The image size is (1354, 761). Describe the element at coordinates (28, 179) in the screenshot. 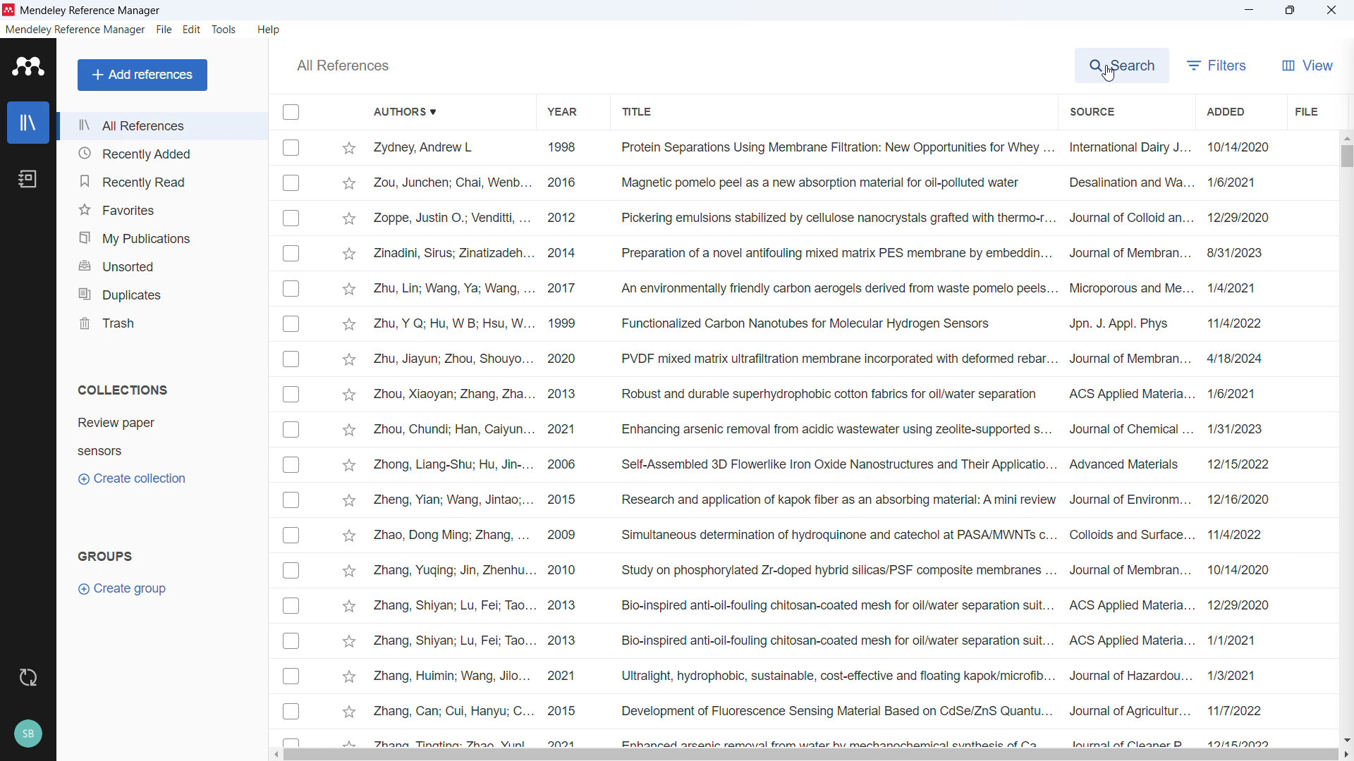

I see `notebook` at that location.